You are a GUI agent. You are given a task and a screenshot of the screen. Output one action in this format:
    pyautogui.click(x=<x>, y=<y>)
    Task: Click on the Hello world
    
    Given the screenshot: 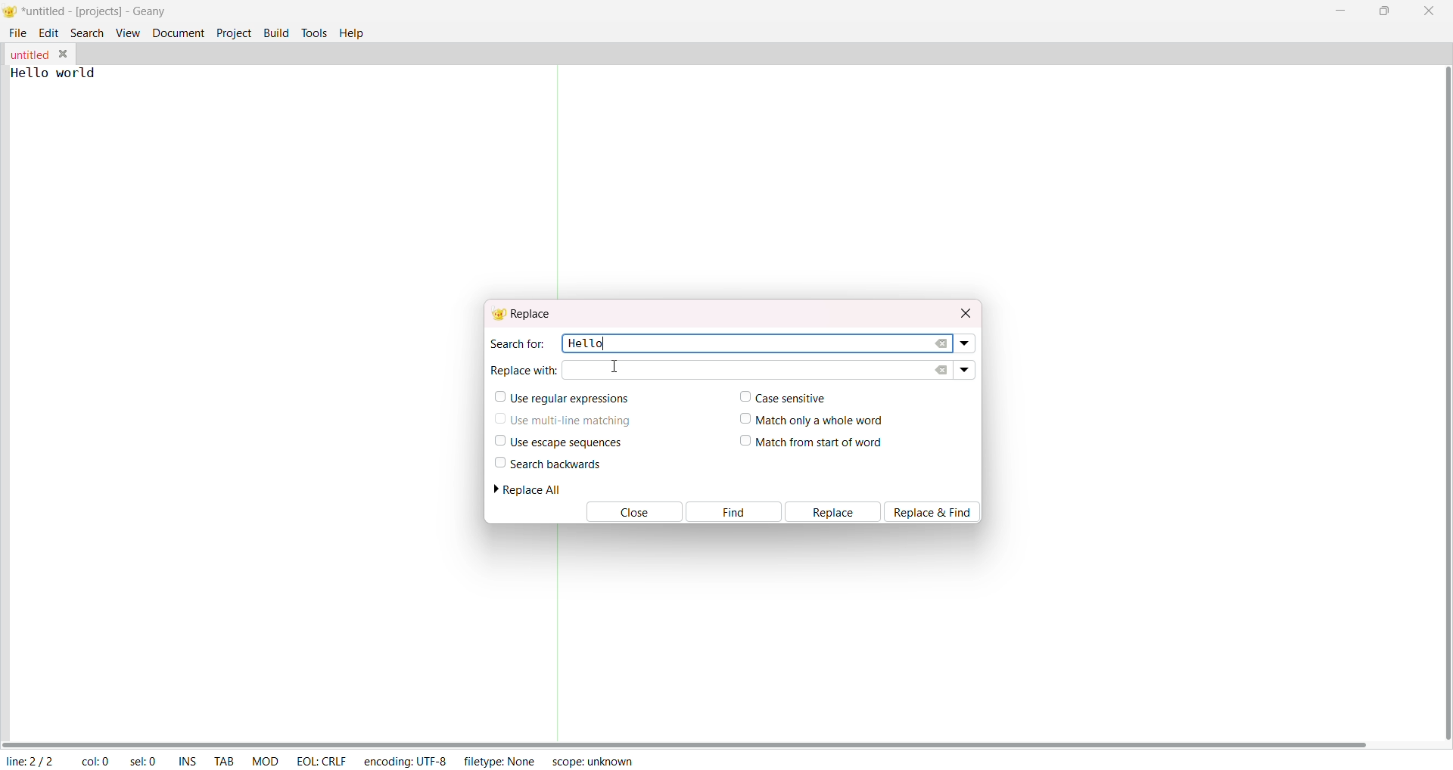 What is the action you would take?
    pyautogui.click(x=65, y=73)
    